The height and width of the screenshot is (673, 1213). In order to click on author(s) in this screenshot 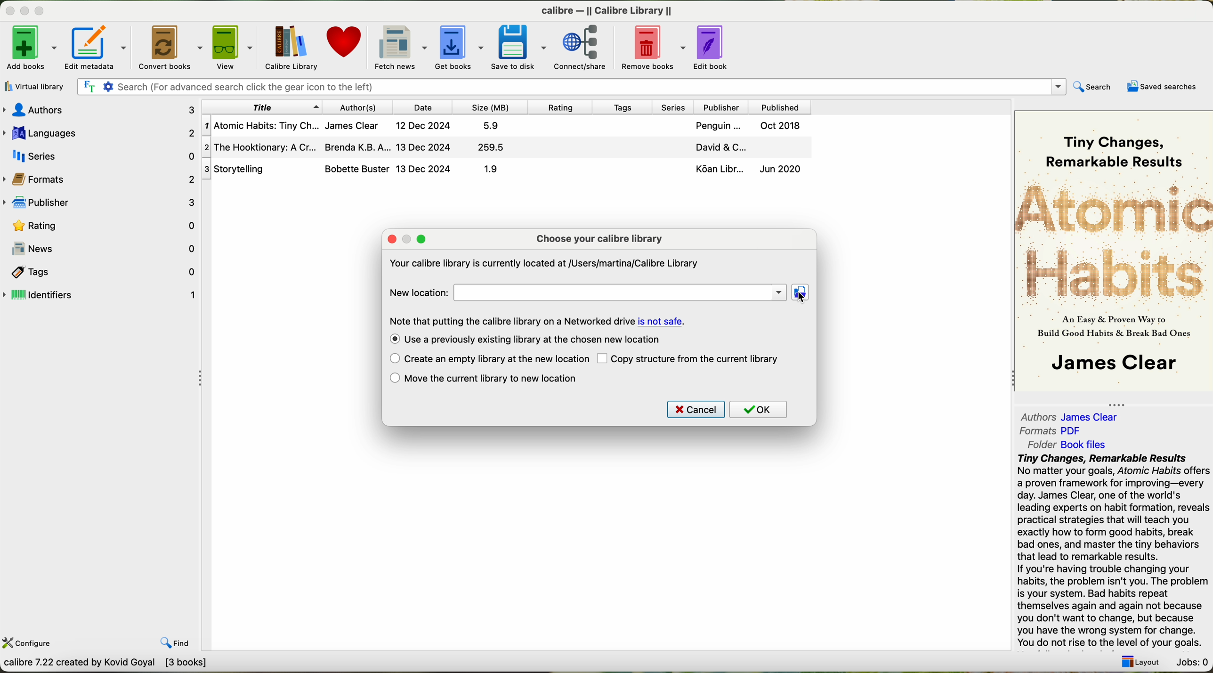, I will do `click(358, 107)`.